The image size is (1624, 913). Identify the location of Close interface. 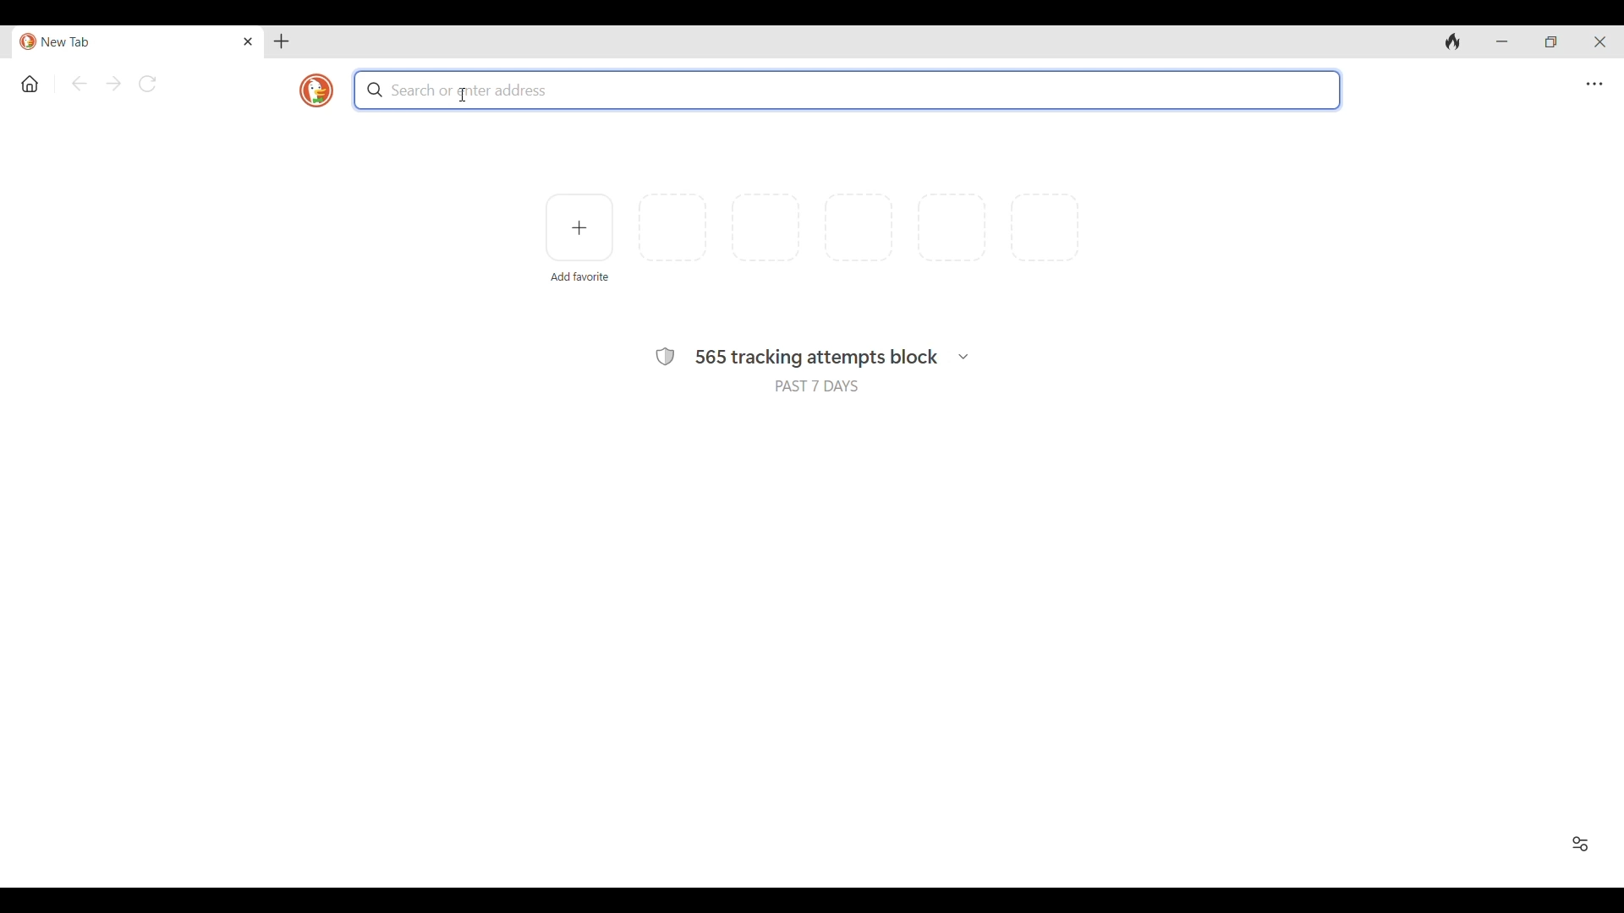
(1599, 41).